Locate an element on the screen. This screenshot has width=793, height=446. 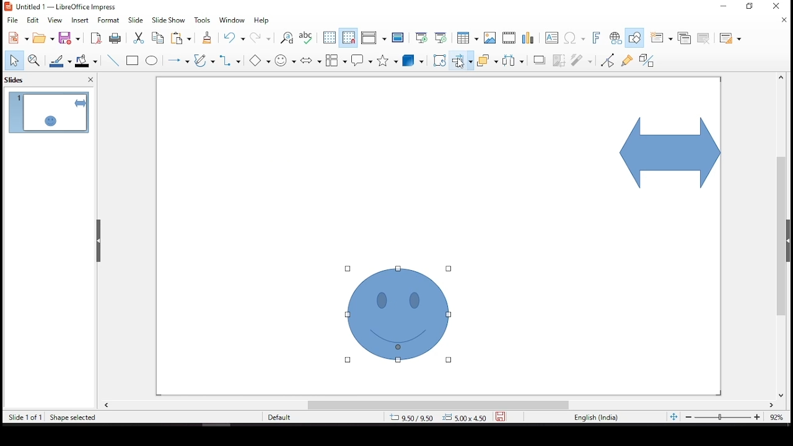
insert hyperlink is located at coordinates (616, 39).